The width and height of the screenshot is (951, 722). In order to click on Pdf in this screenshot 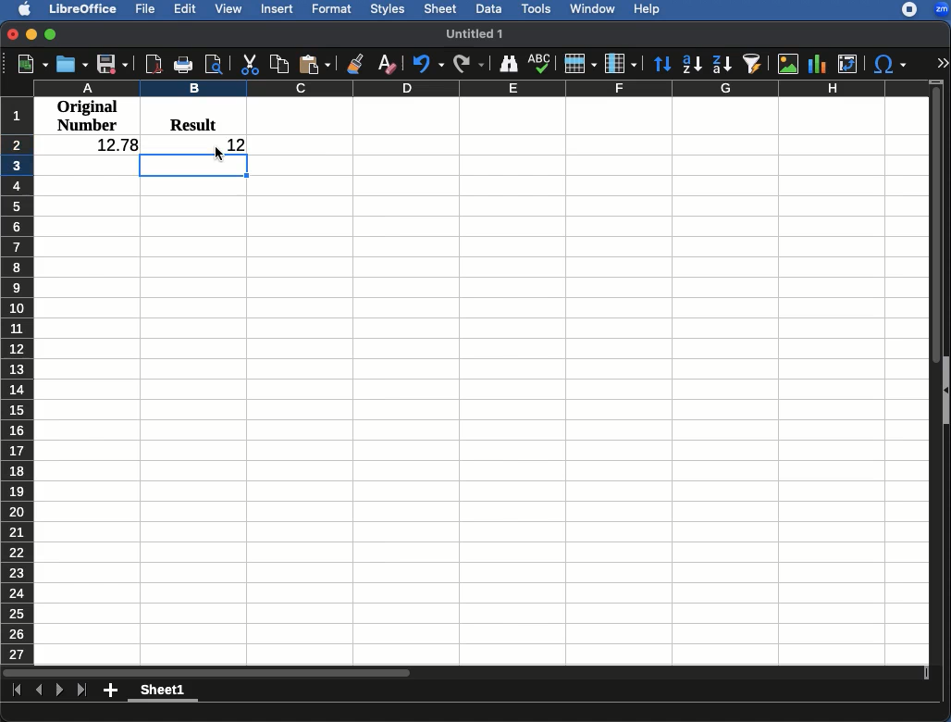, I will do `click(153, 63)`.